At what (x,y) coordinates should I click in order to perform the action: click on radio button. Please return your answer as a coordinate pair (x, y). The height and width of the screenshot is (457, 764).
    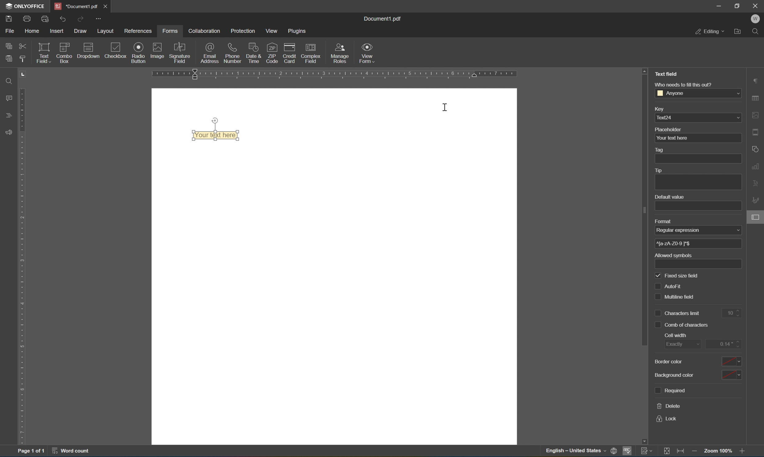
    Looking at the image, I should click on (139, 52).